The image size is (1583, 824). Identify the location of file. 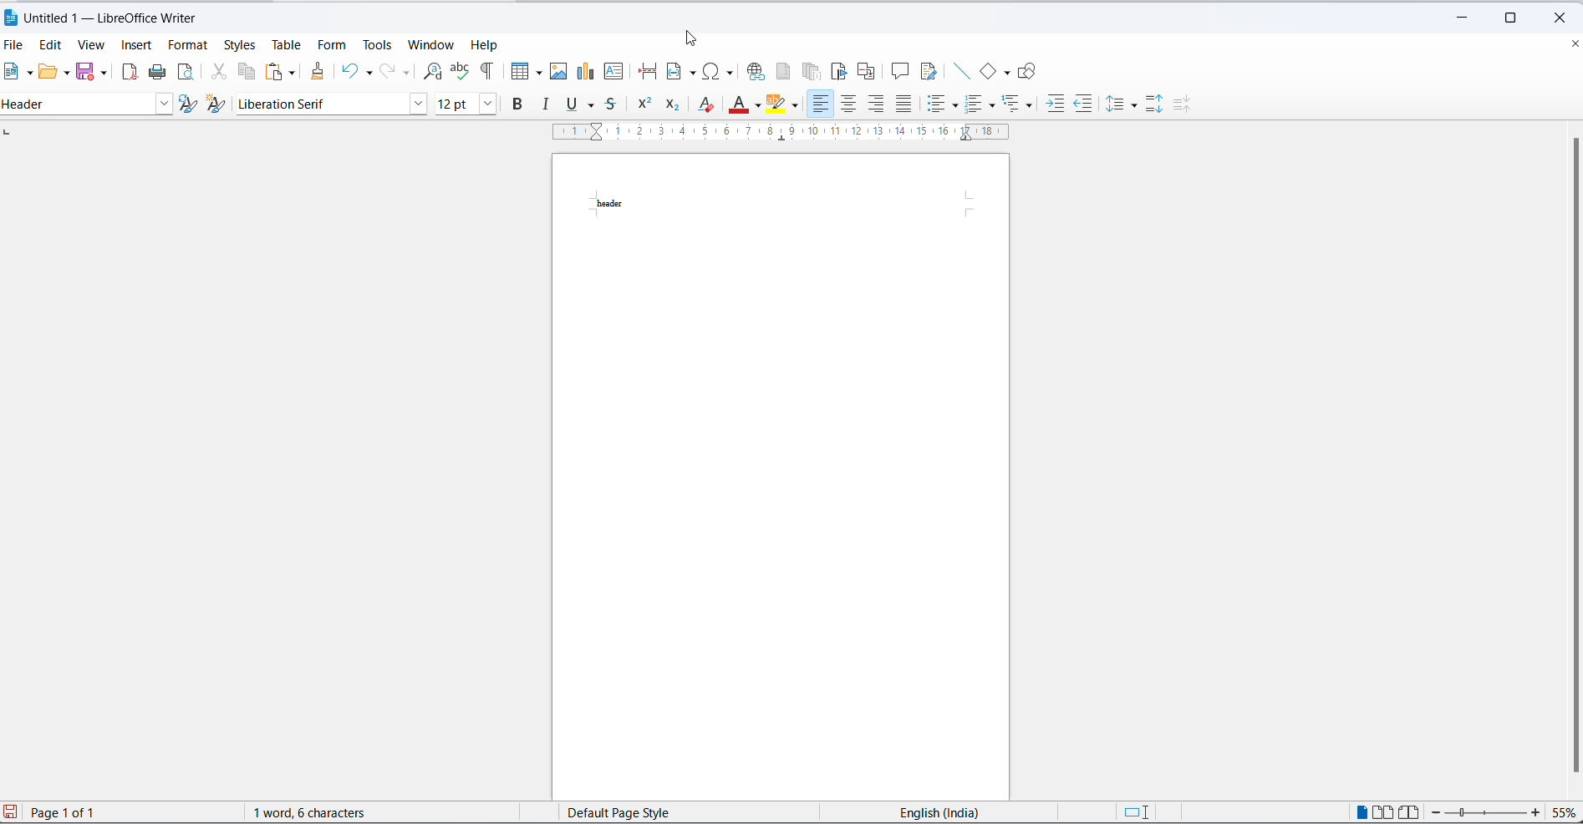
(15, 46).